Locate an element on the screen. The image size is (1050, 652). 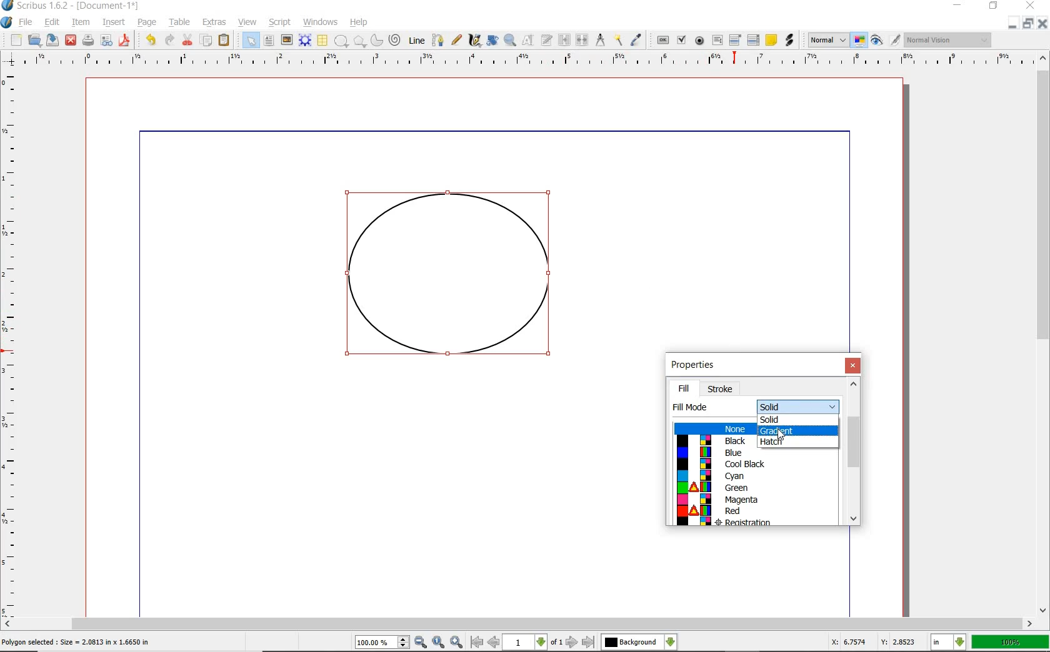
RULER is located at coordinates (11, 346).